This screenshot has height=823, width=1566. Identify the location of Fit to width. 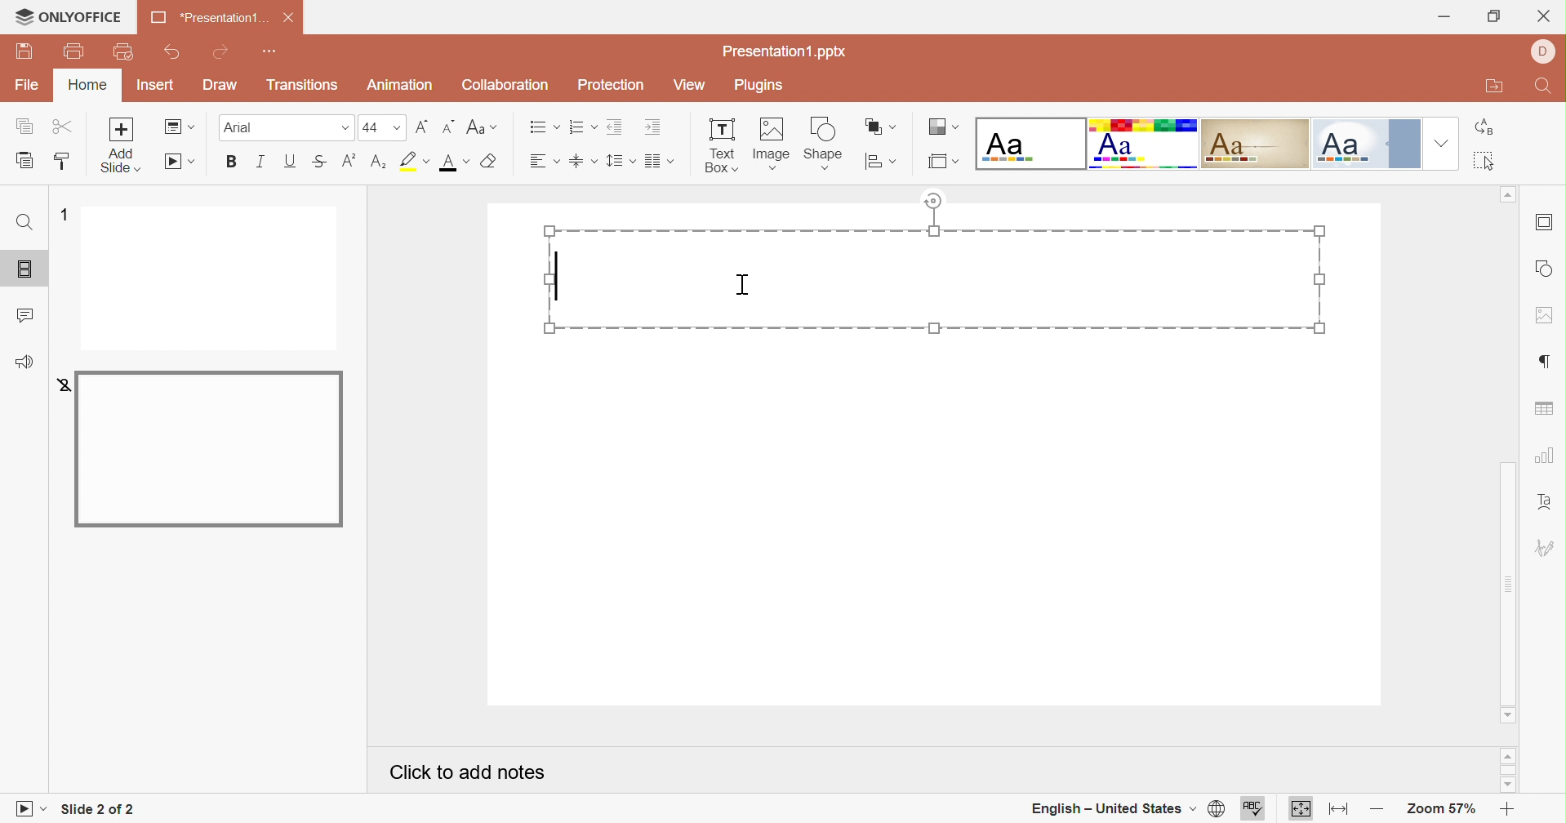
(1340, 811).